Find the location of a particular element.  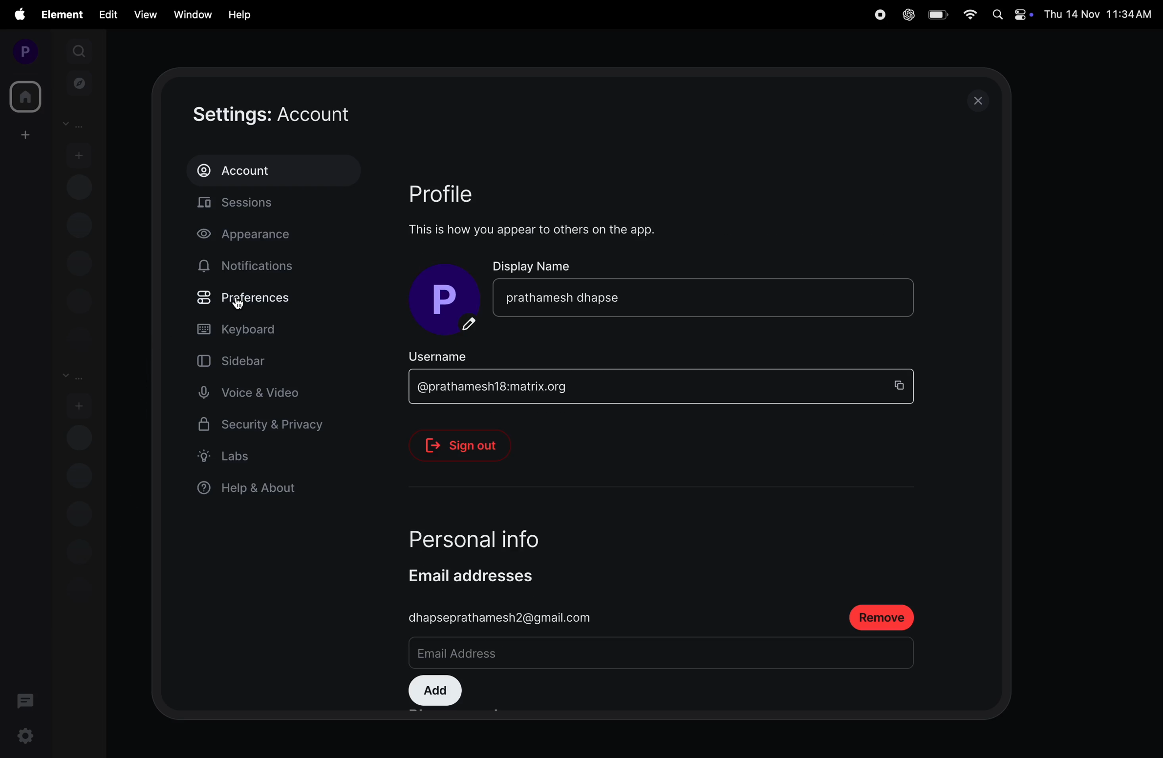

apperance is located at coordinates (269, 236).